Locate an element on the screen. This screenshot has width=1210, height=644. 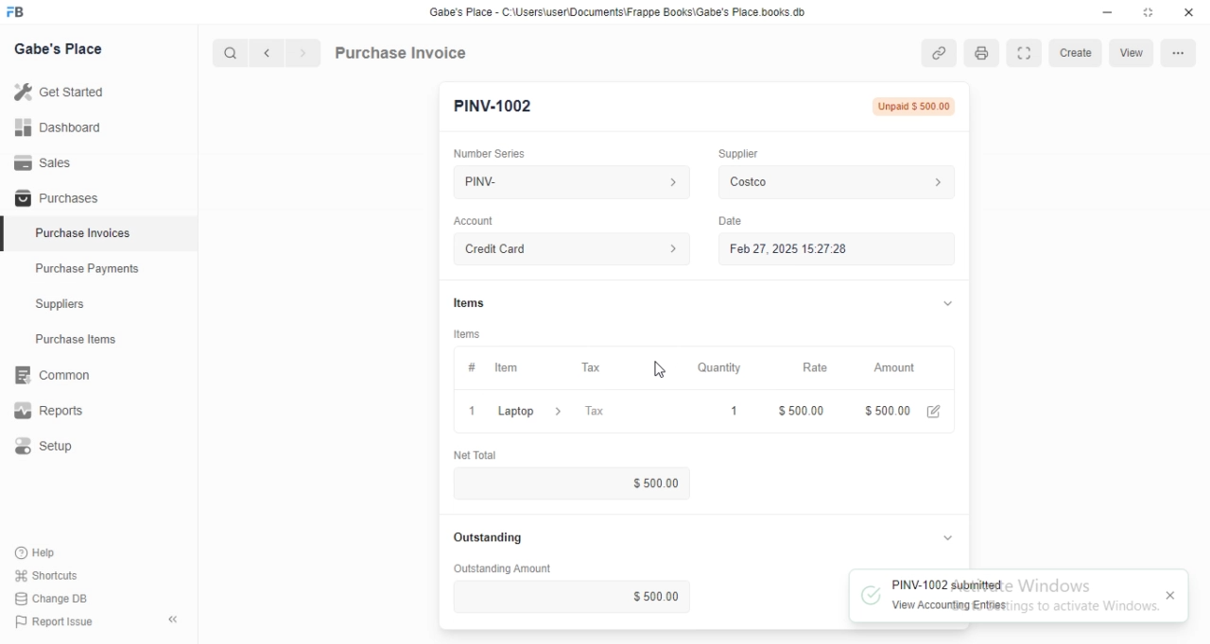
Collapse is located at coordinates (948, 537).